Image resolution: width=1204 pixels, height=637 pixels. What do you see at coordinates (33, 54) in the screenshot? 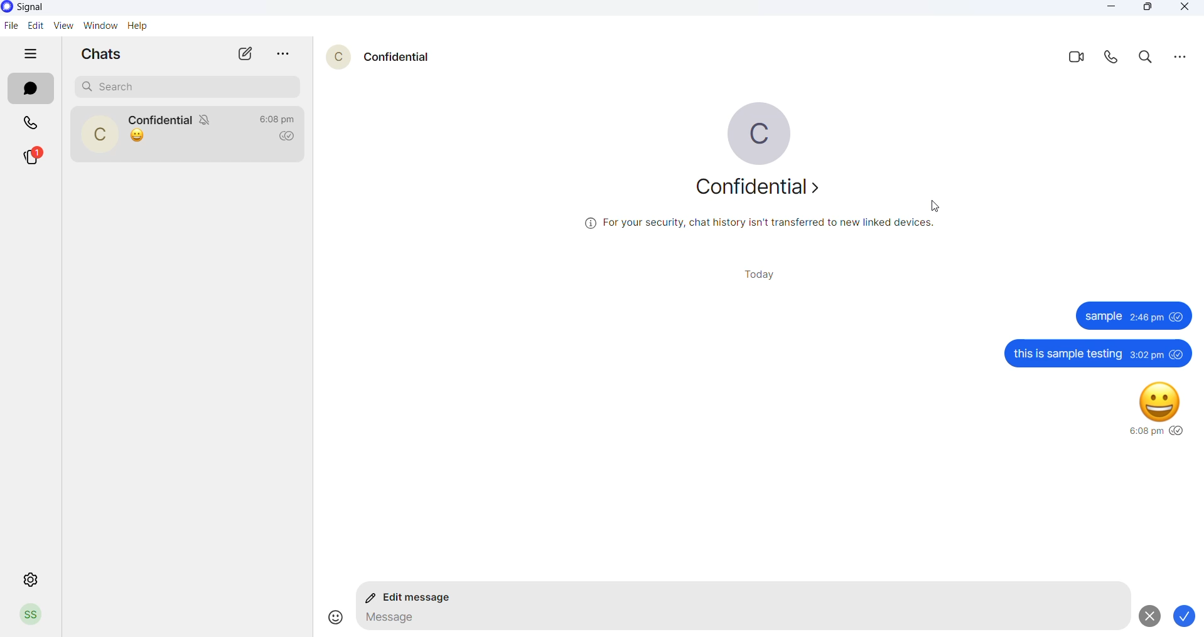
I see `hide` at bounding box center [33, 54].